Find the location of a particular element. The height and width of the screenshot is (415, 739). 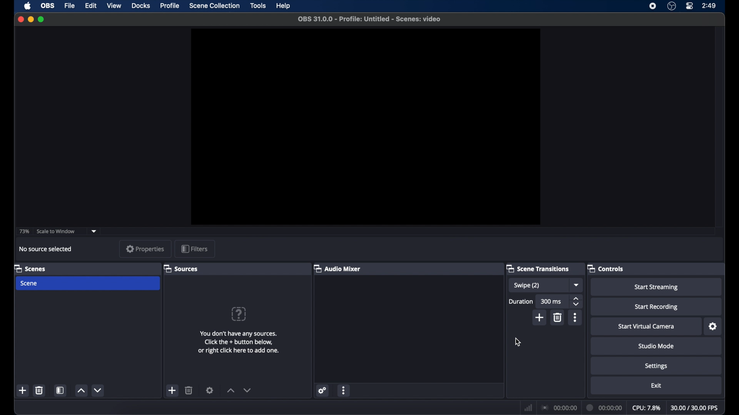

apple icon is located at coordinates (27, 6).